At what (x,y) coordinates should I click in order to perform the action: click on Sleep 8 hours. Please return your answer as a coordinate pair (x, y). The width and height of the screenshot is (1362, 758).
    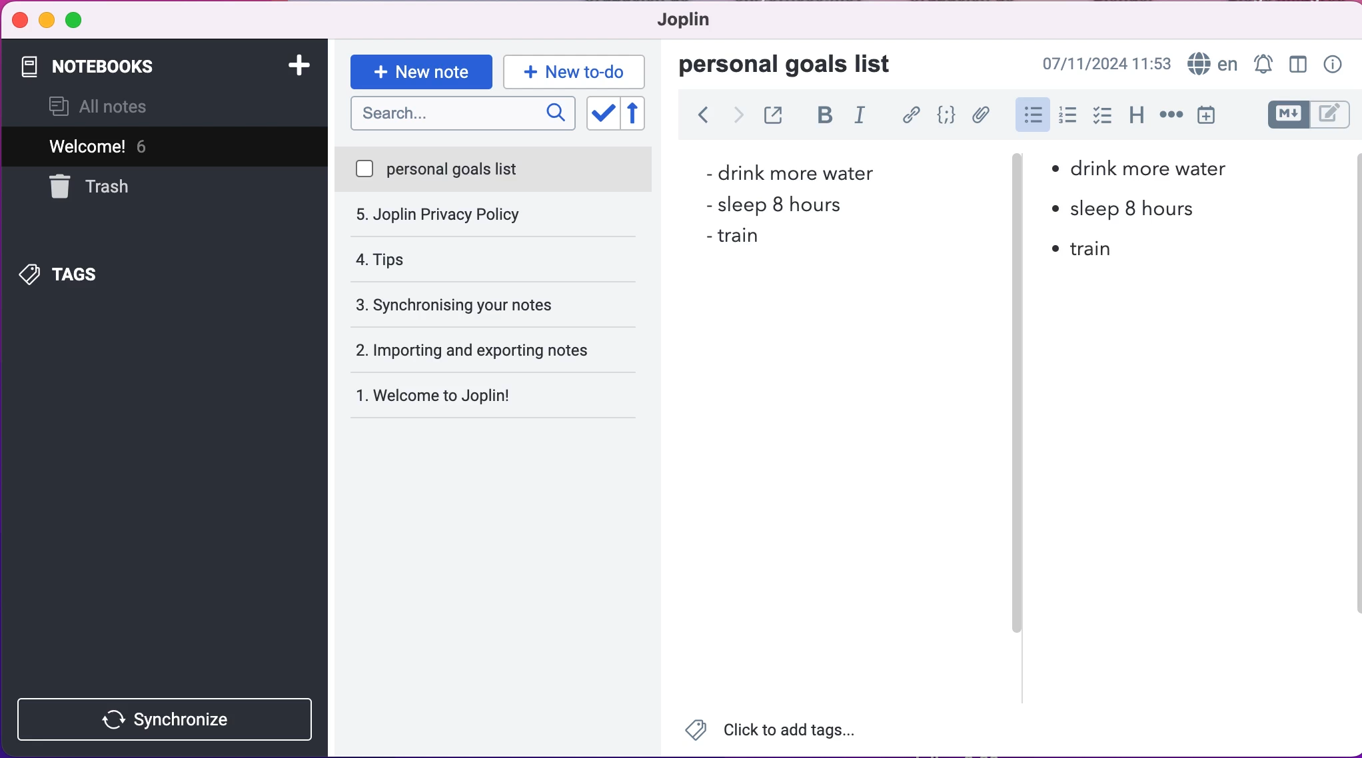
    Looking at the image, I should click on (782, 204).